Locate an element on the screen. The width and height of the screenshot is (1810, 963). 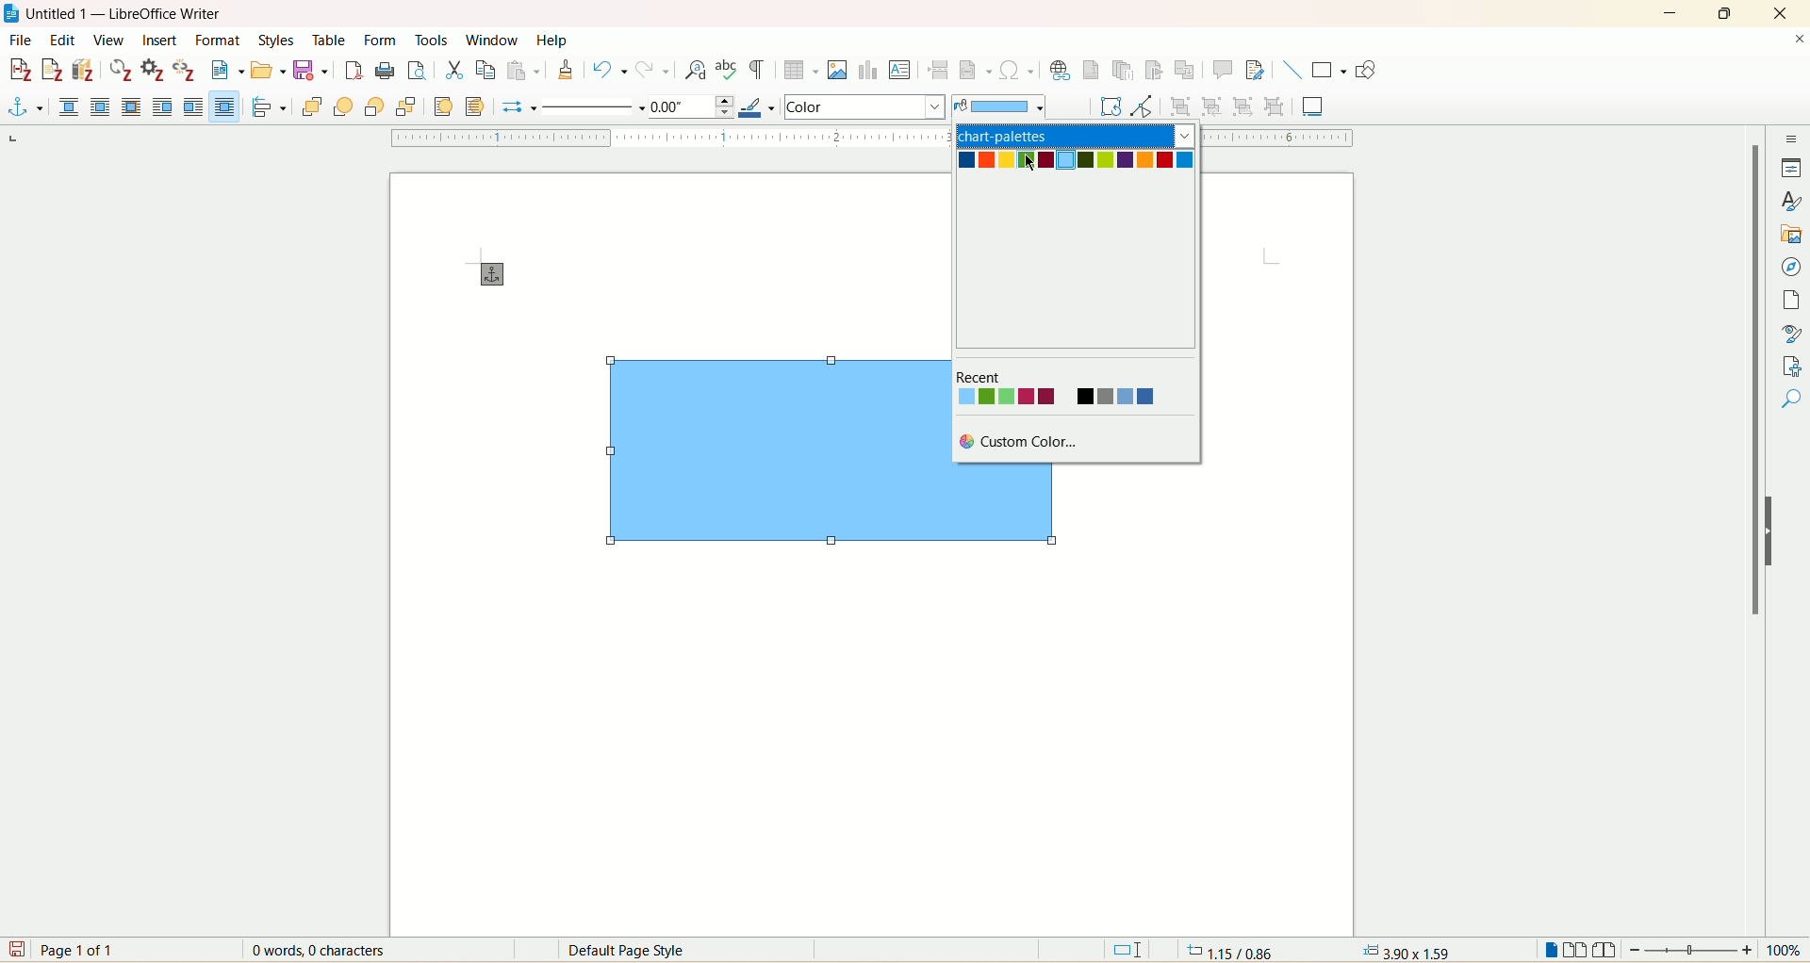
back one is located at coordinates (374, 106).